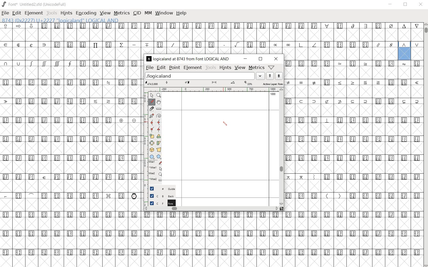 The height and width of the screenshot is (267, 428). Describe the element at coordinates (66, 14) in the screenshot. I see `hints` at that location.